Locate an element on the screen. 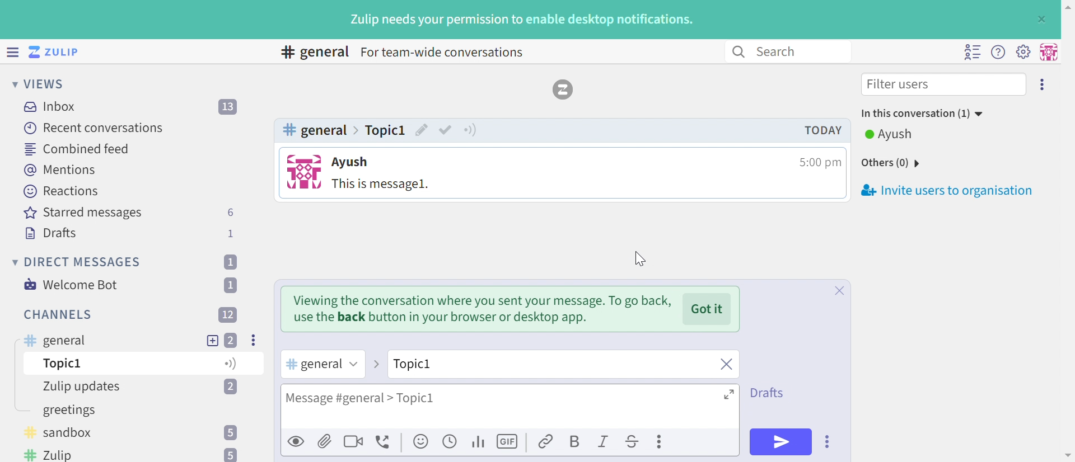 Image resolution: width=1075 pixels, height=462 pixels. Help menu is located at coordinates (998, 53).